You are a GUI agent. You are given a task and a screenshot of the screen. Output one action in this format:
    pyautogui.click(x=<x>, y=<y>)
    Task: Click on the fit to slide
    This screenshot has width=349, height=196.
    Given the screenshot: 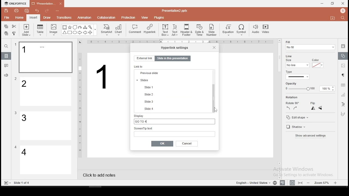 What is the action you would take?
    pyautogui.click(x=301, y=182)
    